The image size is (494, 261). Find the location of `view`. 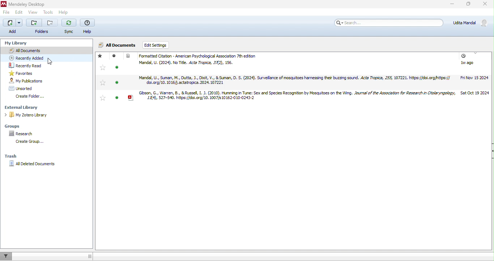

view is located at coordinates (33, 12).